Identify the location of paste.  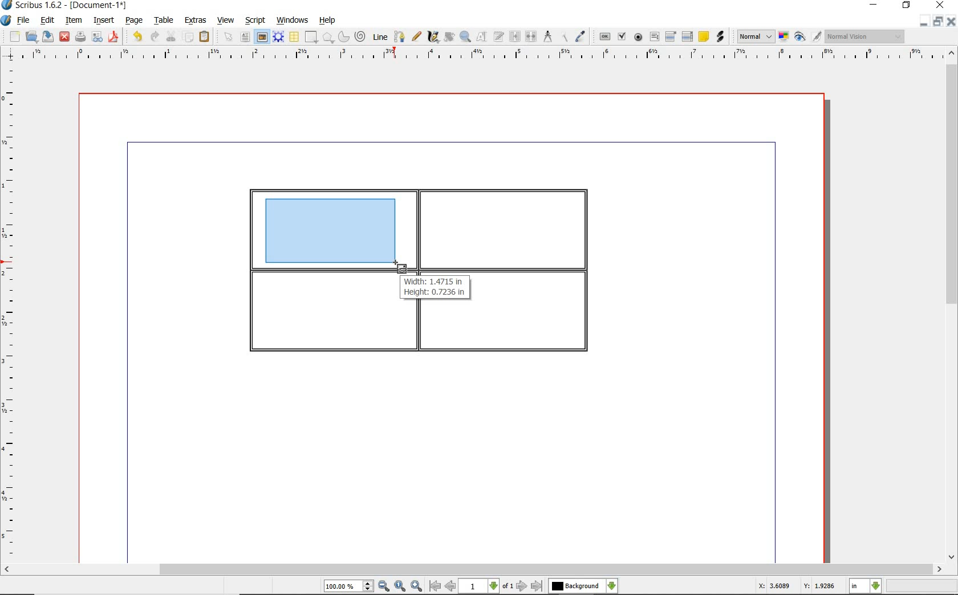
(204, 36).